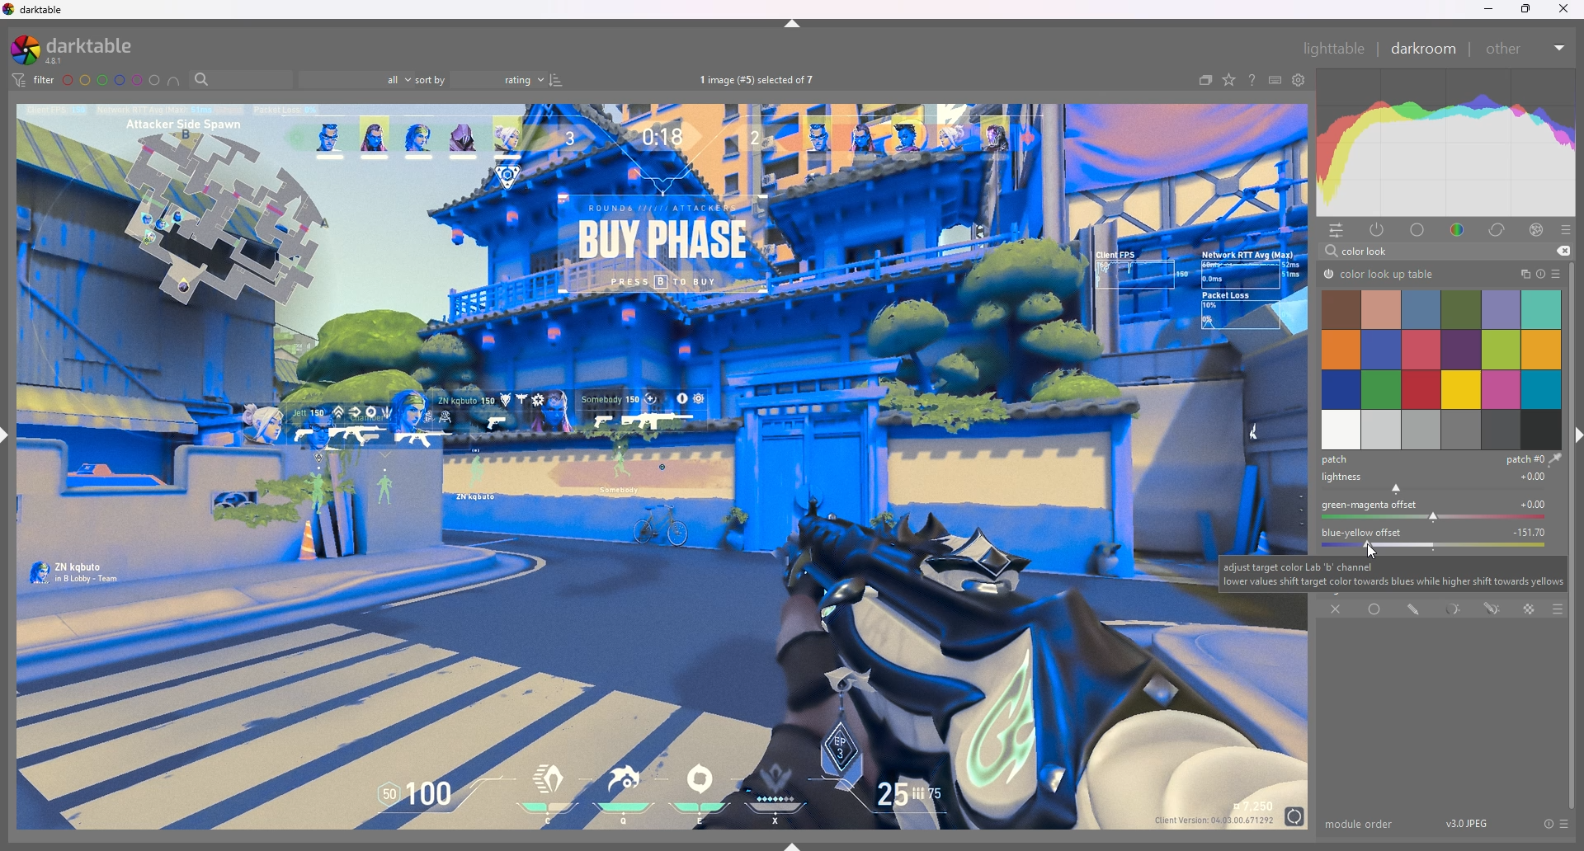 The width and height of the screenshot is (1584, 851). What do you see at coordinates (1373, 548) in the screenshot?
I see `cursor` at bounding box center [1373, 548].